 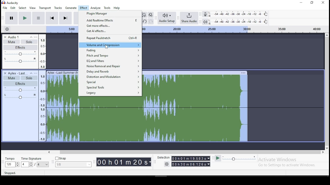 I want to click on undo, so click(x=144, y=21).